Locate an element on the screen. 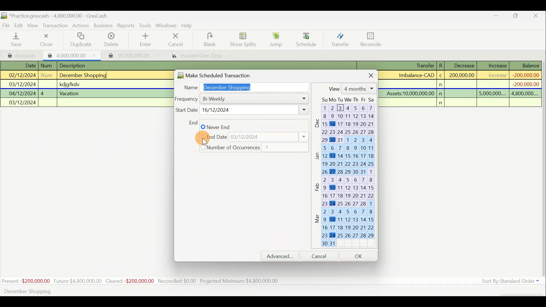  Cursor is located at coordinates (204, 138).